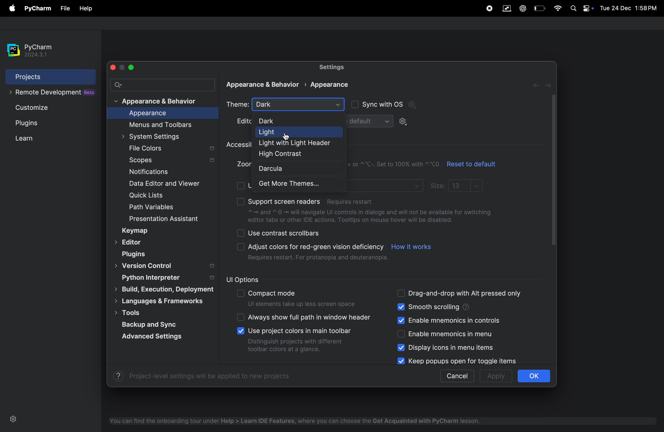 This screenshot has width=664, height=432. What do you see at coordinates (347, 85) in the screenshot?
I see `appearance` at bounding box center [347, 85].